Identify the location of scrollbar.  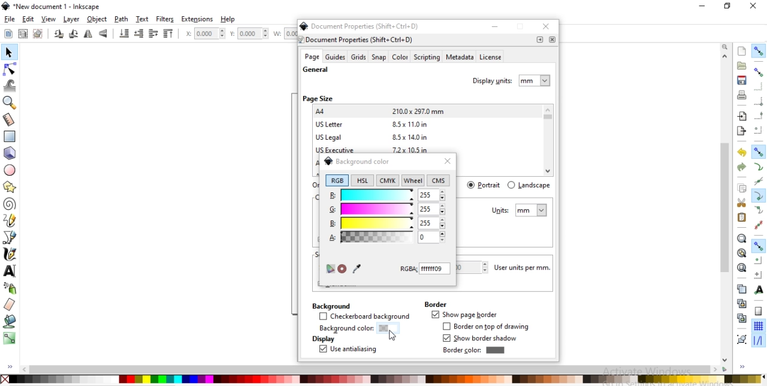
(726, 239).